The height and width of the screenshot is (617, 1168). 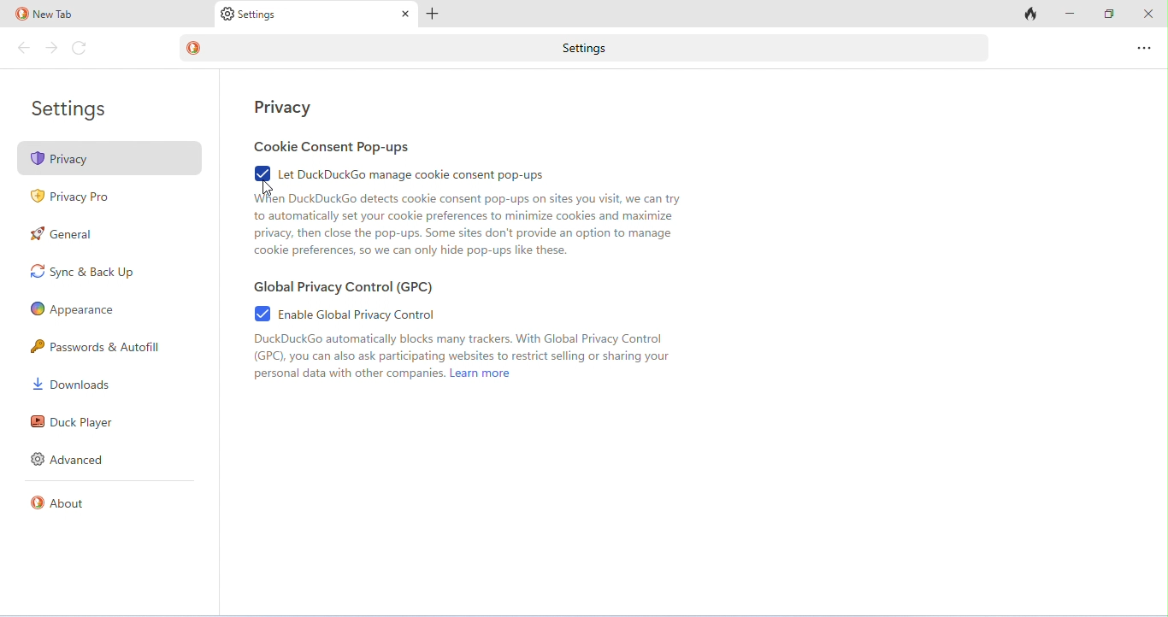 What do you see at coordinates (99, 346) in the screenshot?
I see `passwords and autofills` at bounding box center [99, 346].